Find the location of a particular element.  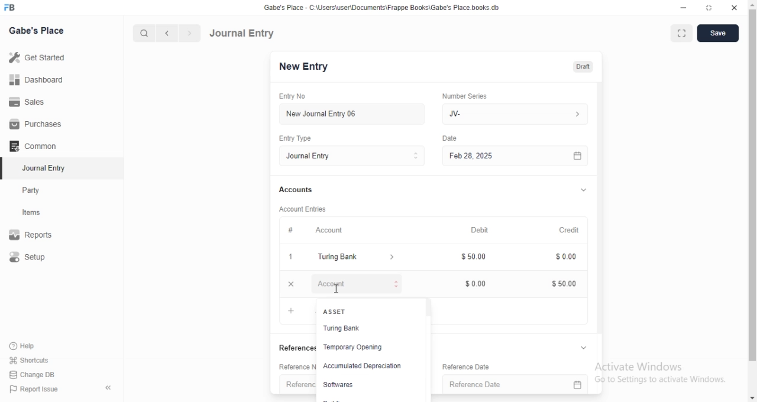

close is located at coordinates (294, 284).